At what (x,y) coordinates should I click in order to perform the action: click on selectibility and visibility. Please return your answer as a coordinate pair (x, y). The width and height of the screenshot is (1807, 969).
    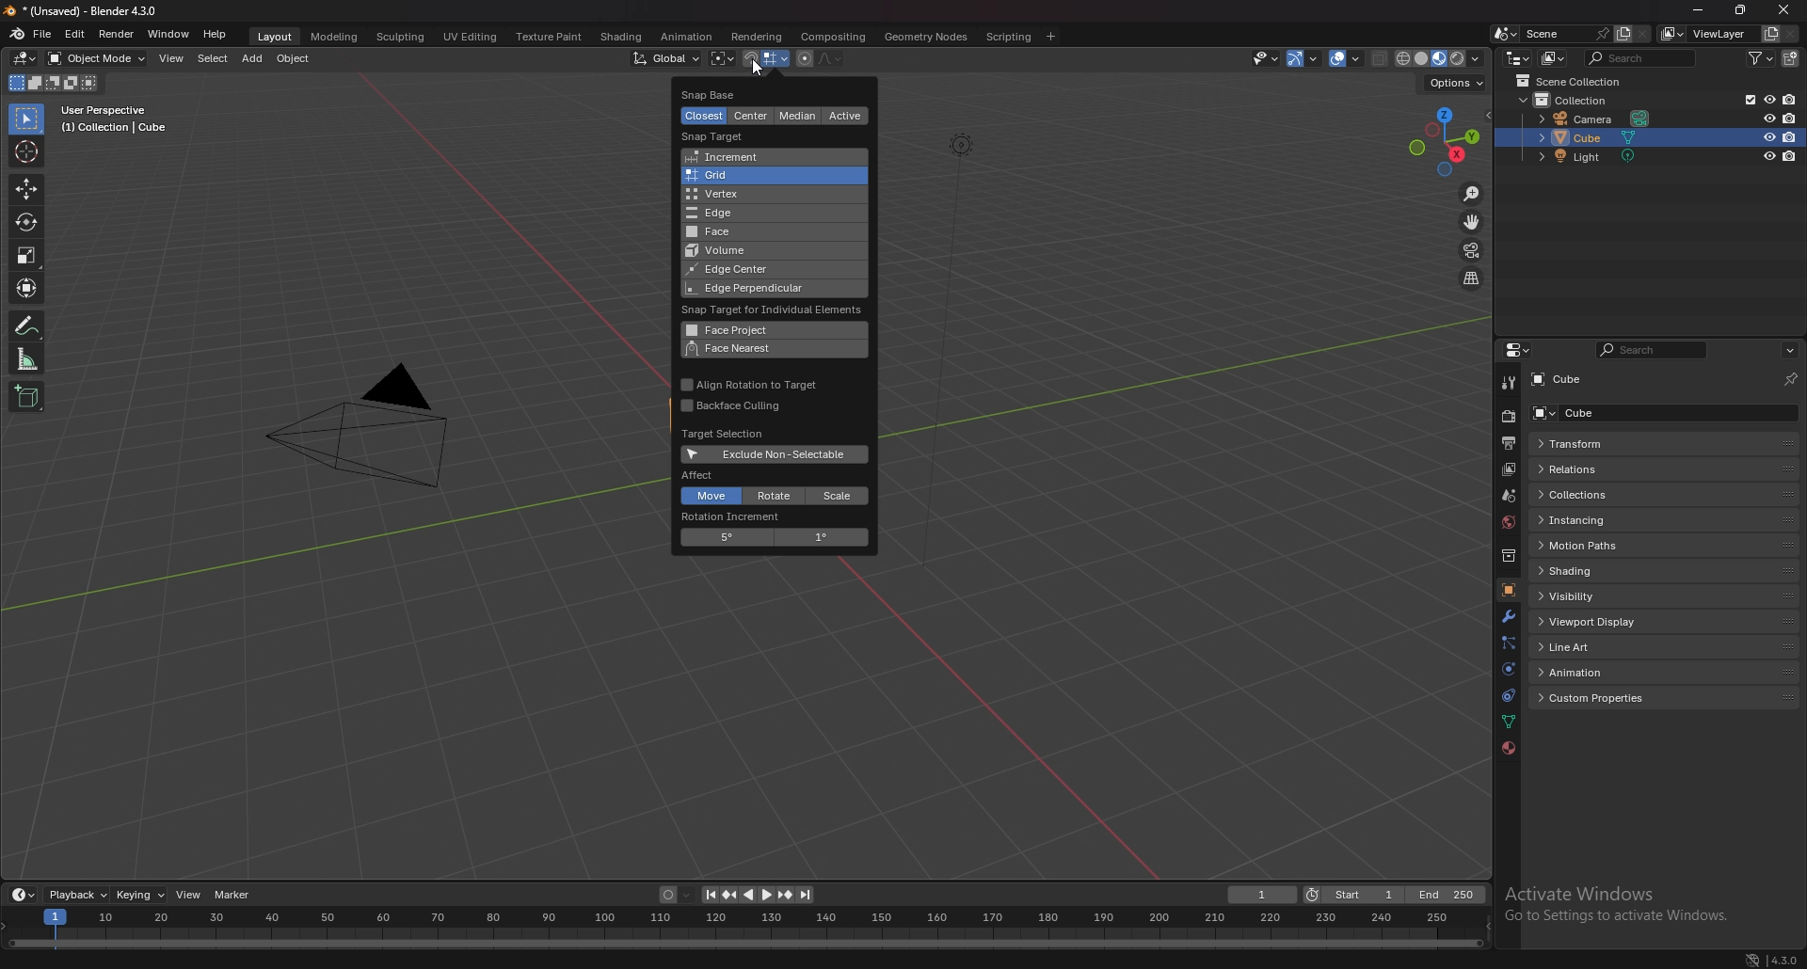
    Looking at the image, I should click on (1267, 59).